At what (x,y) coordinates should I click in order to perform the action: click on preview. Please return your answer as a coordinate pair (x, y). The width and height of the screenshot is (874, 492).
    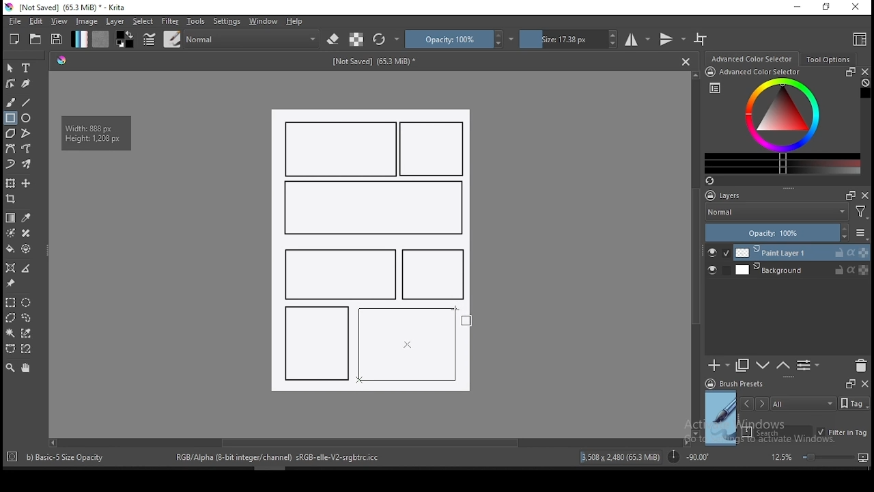
    Looking at the image, I should click on (721, 418).